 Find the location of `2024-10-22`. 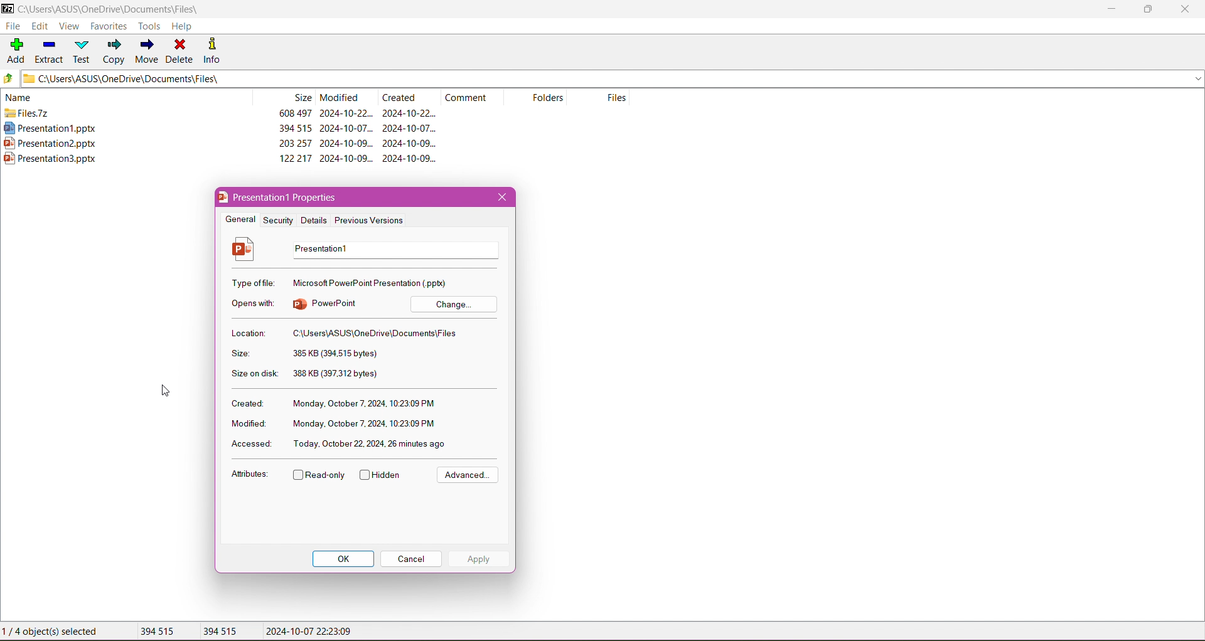

2024-10-22 is located at coordinates (409, 113).